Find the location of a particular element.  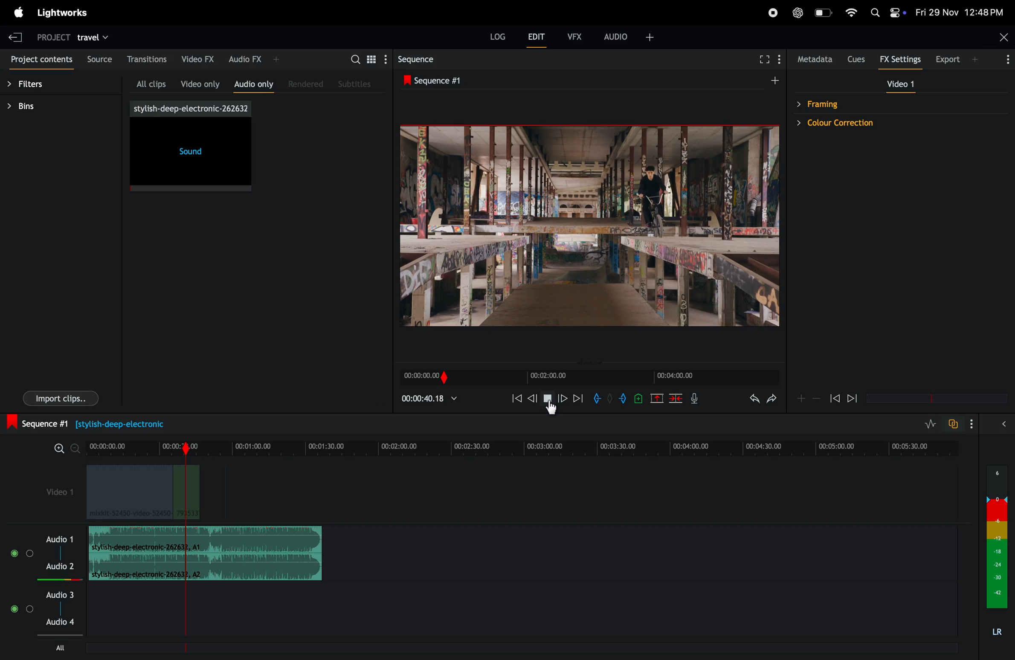

meta data is located at coordinates (815, 60).